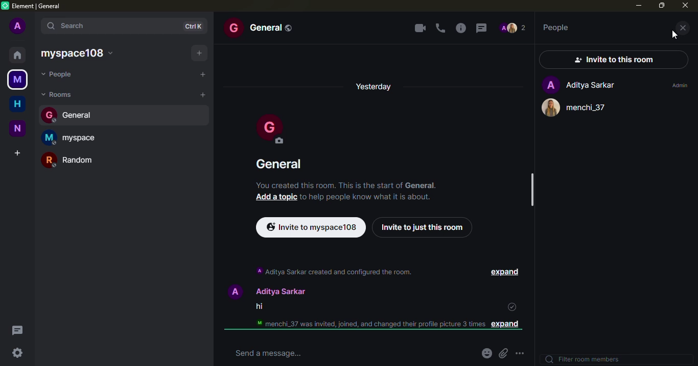 The image size is (698, 366). What do you see at coordinates (18, 128) in the screenshot?
I see `new` at bounding box center [18, 128].